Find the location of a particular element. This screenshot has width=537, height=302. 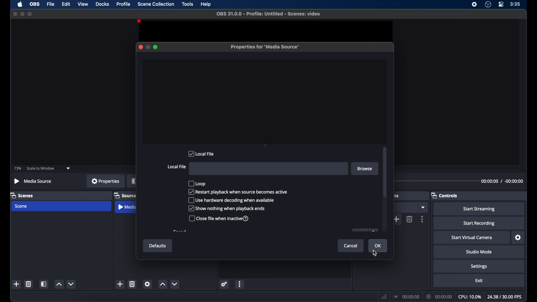

tools is located at coordinates (187, 4).